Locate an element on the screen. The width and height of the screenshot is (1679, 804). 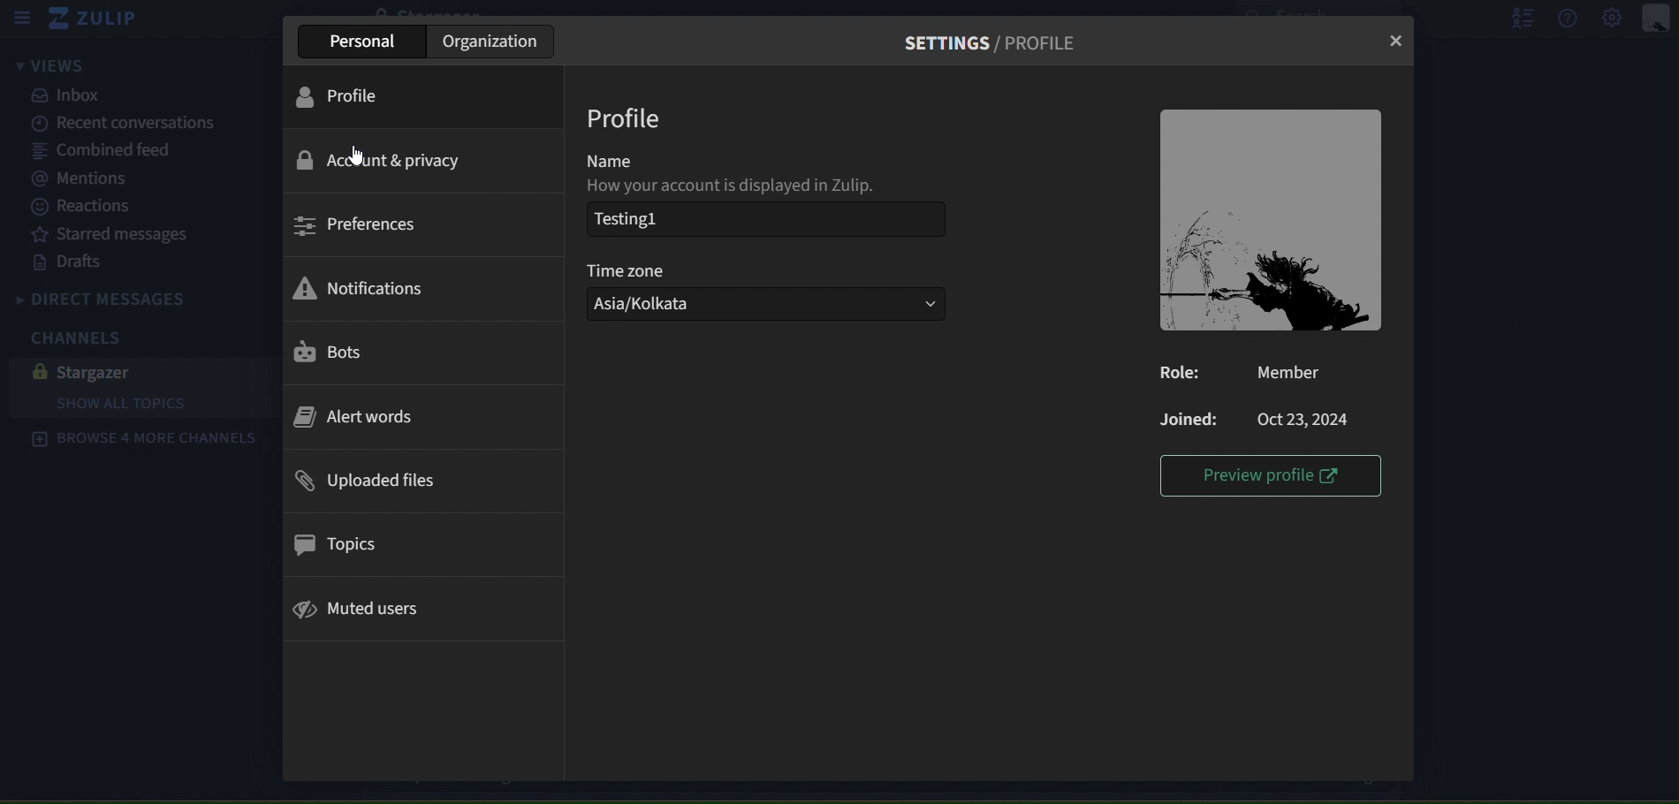
muted users is located at coordinates (363, 608).